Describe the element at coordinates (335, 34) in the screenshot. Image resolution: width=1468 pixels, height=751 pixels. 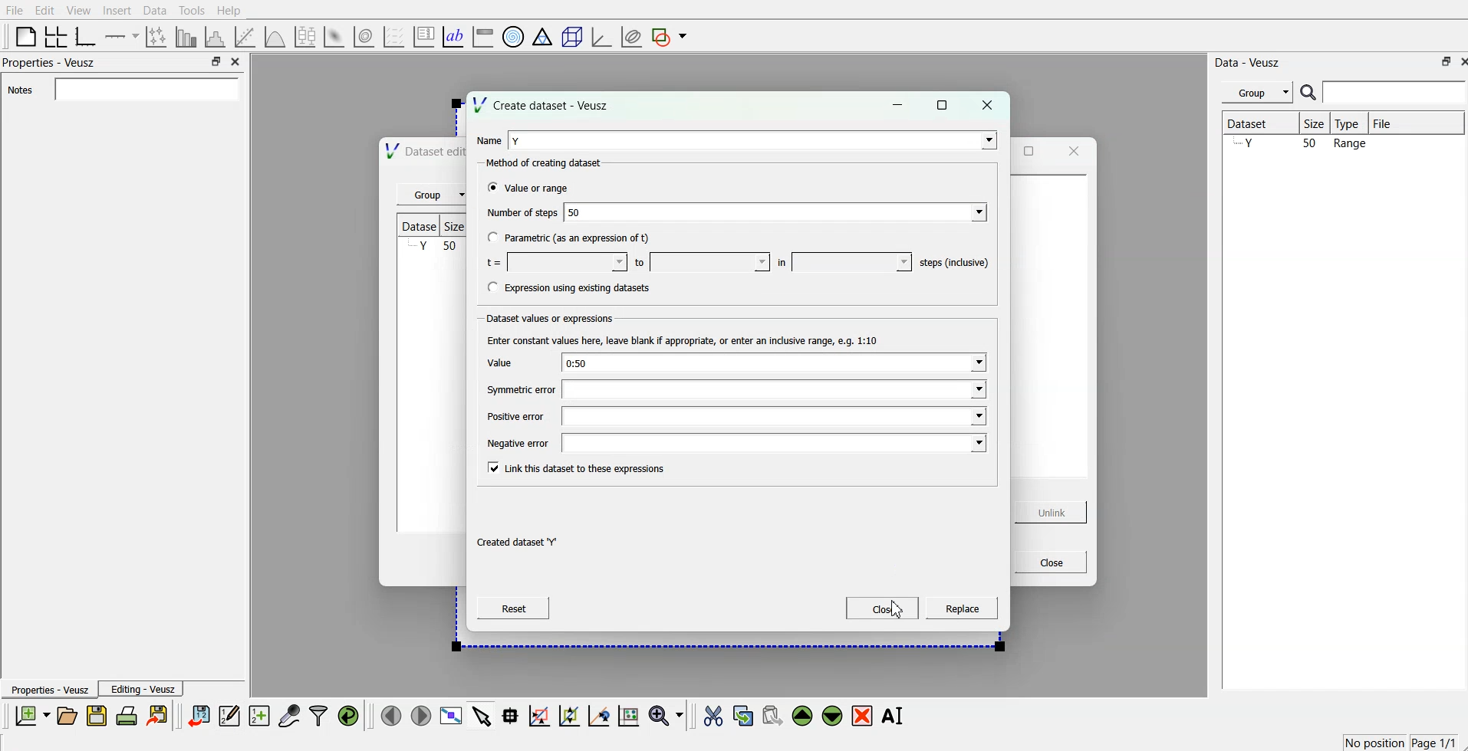
I see `plot 2d datasets as image` at that location.